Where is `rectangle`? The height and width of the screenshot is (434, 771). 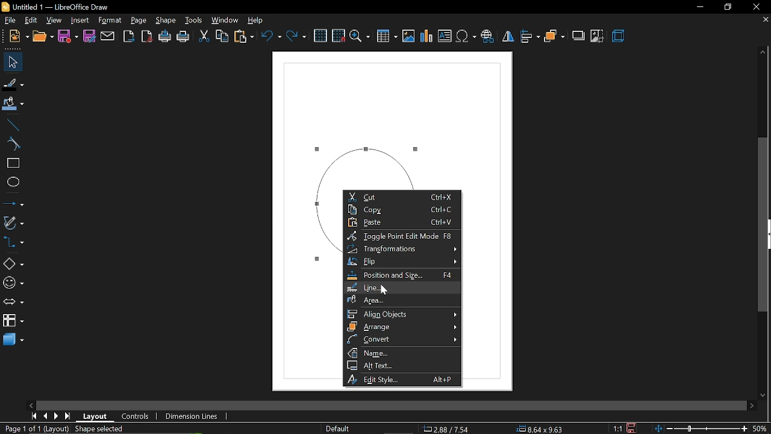
rectangle is located at coordinates (13, 164).